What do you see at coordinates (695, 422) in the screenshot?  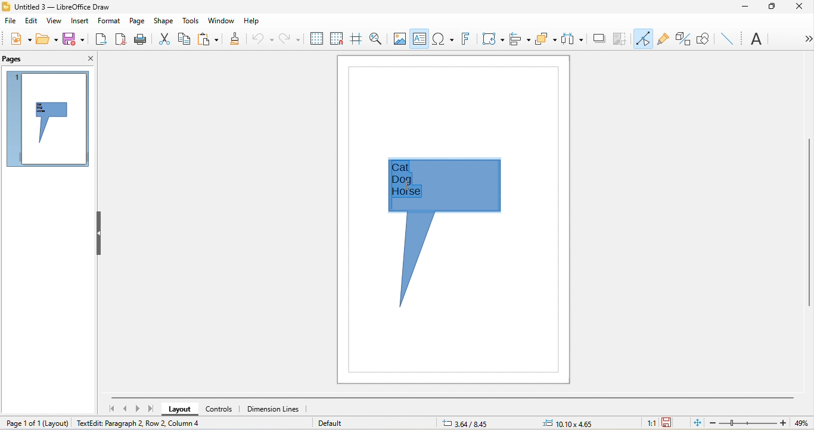 I see `fit to the current window` at bounding box center [695, 422].